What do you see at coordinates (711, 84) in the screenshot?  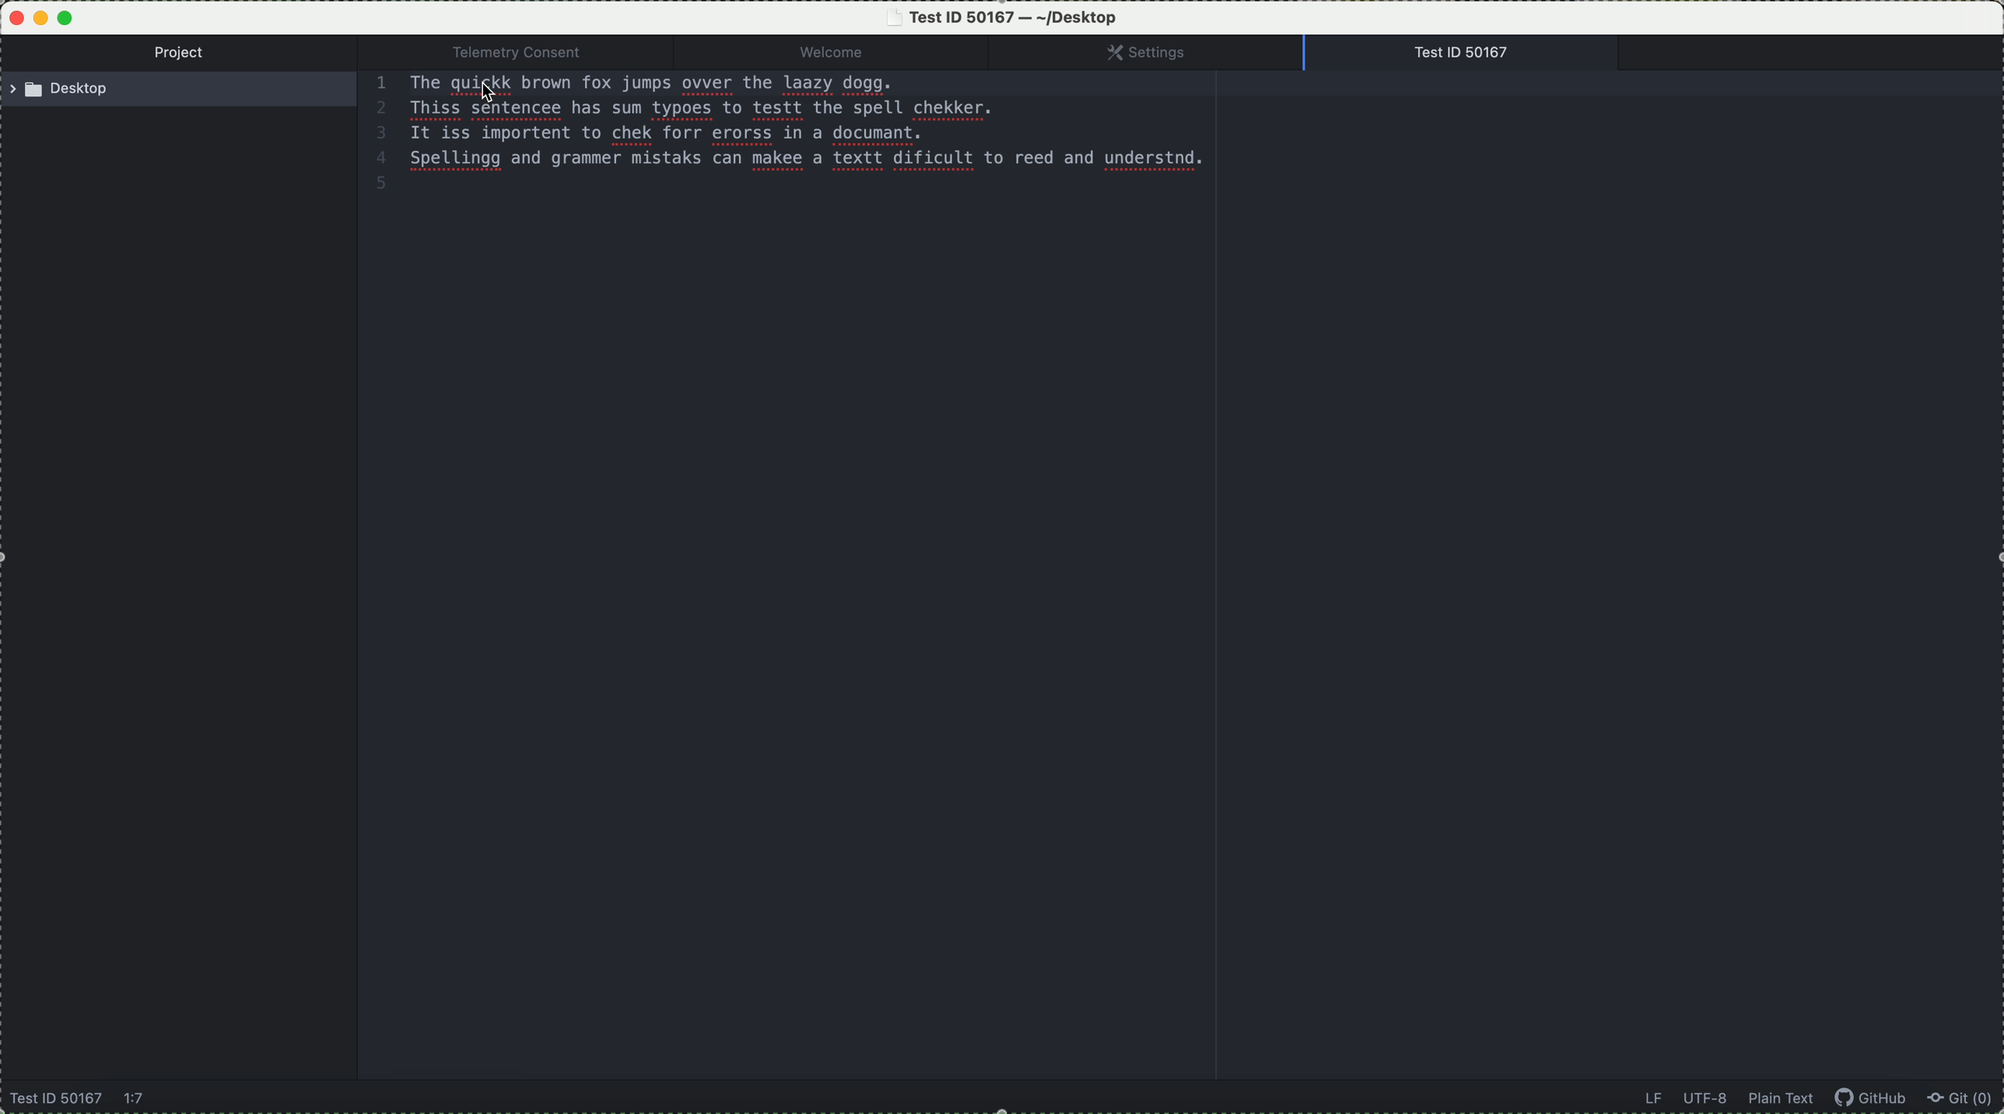 I see `sentence` at bounding box center [711, 84].